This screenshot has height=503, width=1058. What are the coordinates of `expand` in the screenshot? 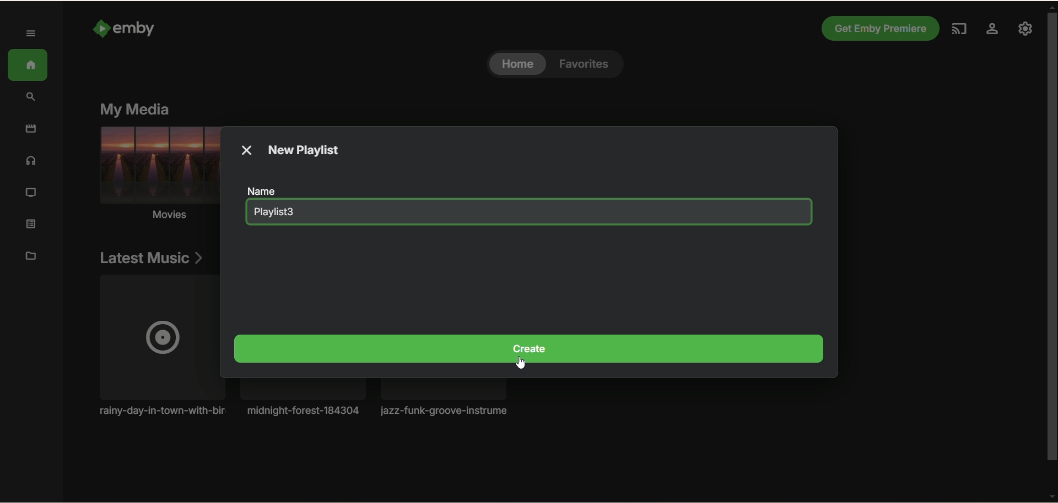 It's located at (32, 34).